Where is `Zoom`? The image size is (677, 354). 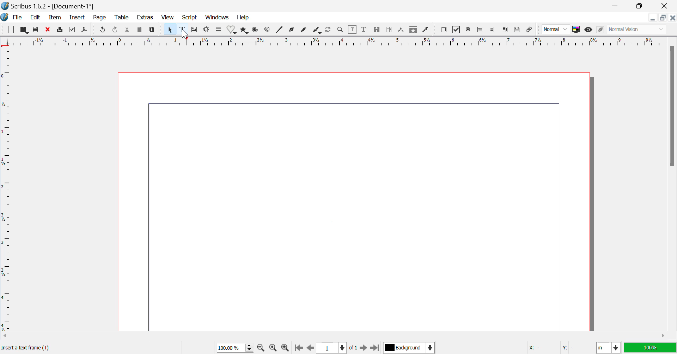
Zoom is located at coordinates (341, 31).